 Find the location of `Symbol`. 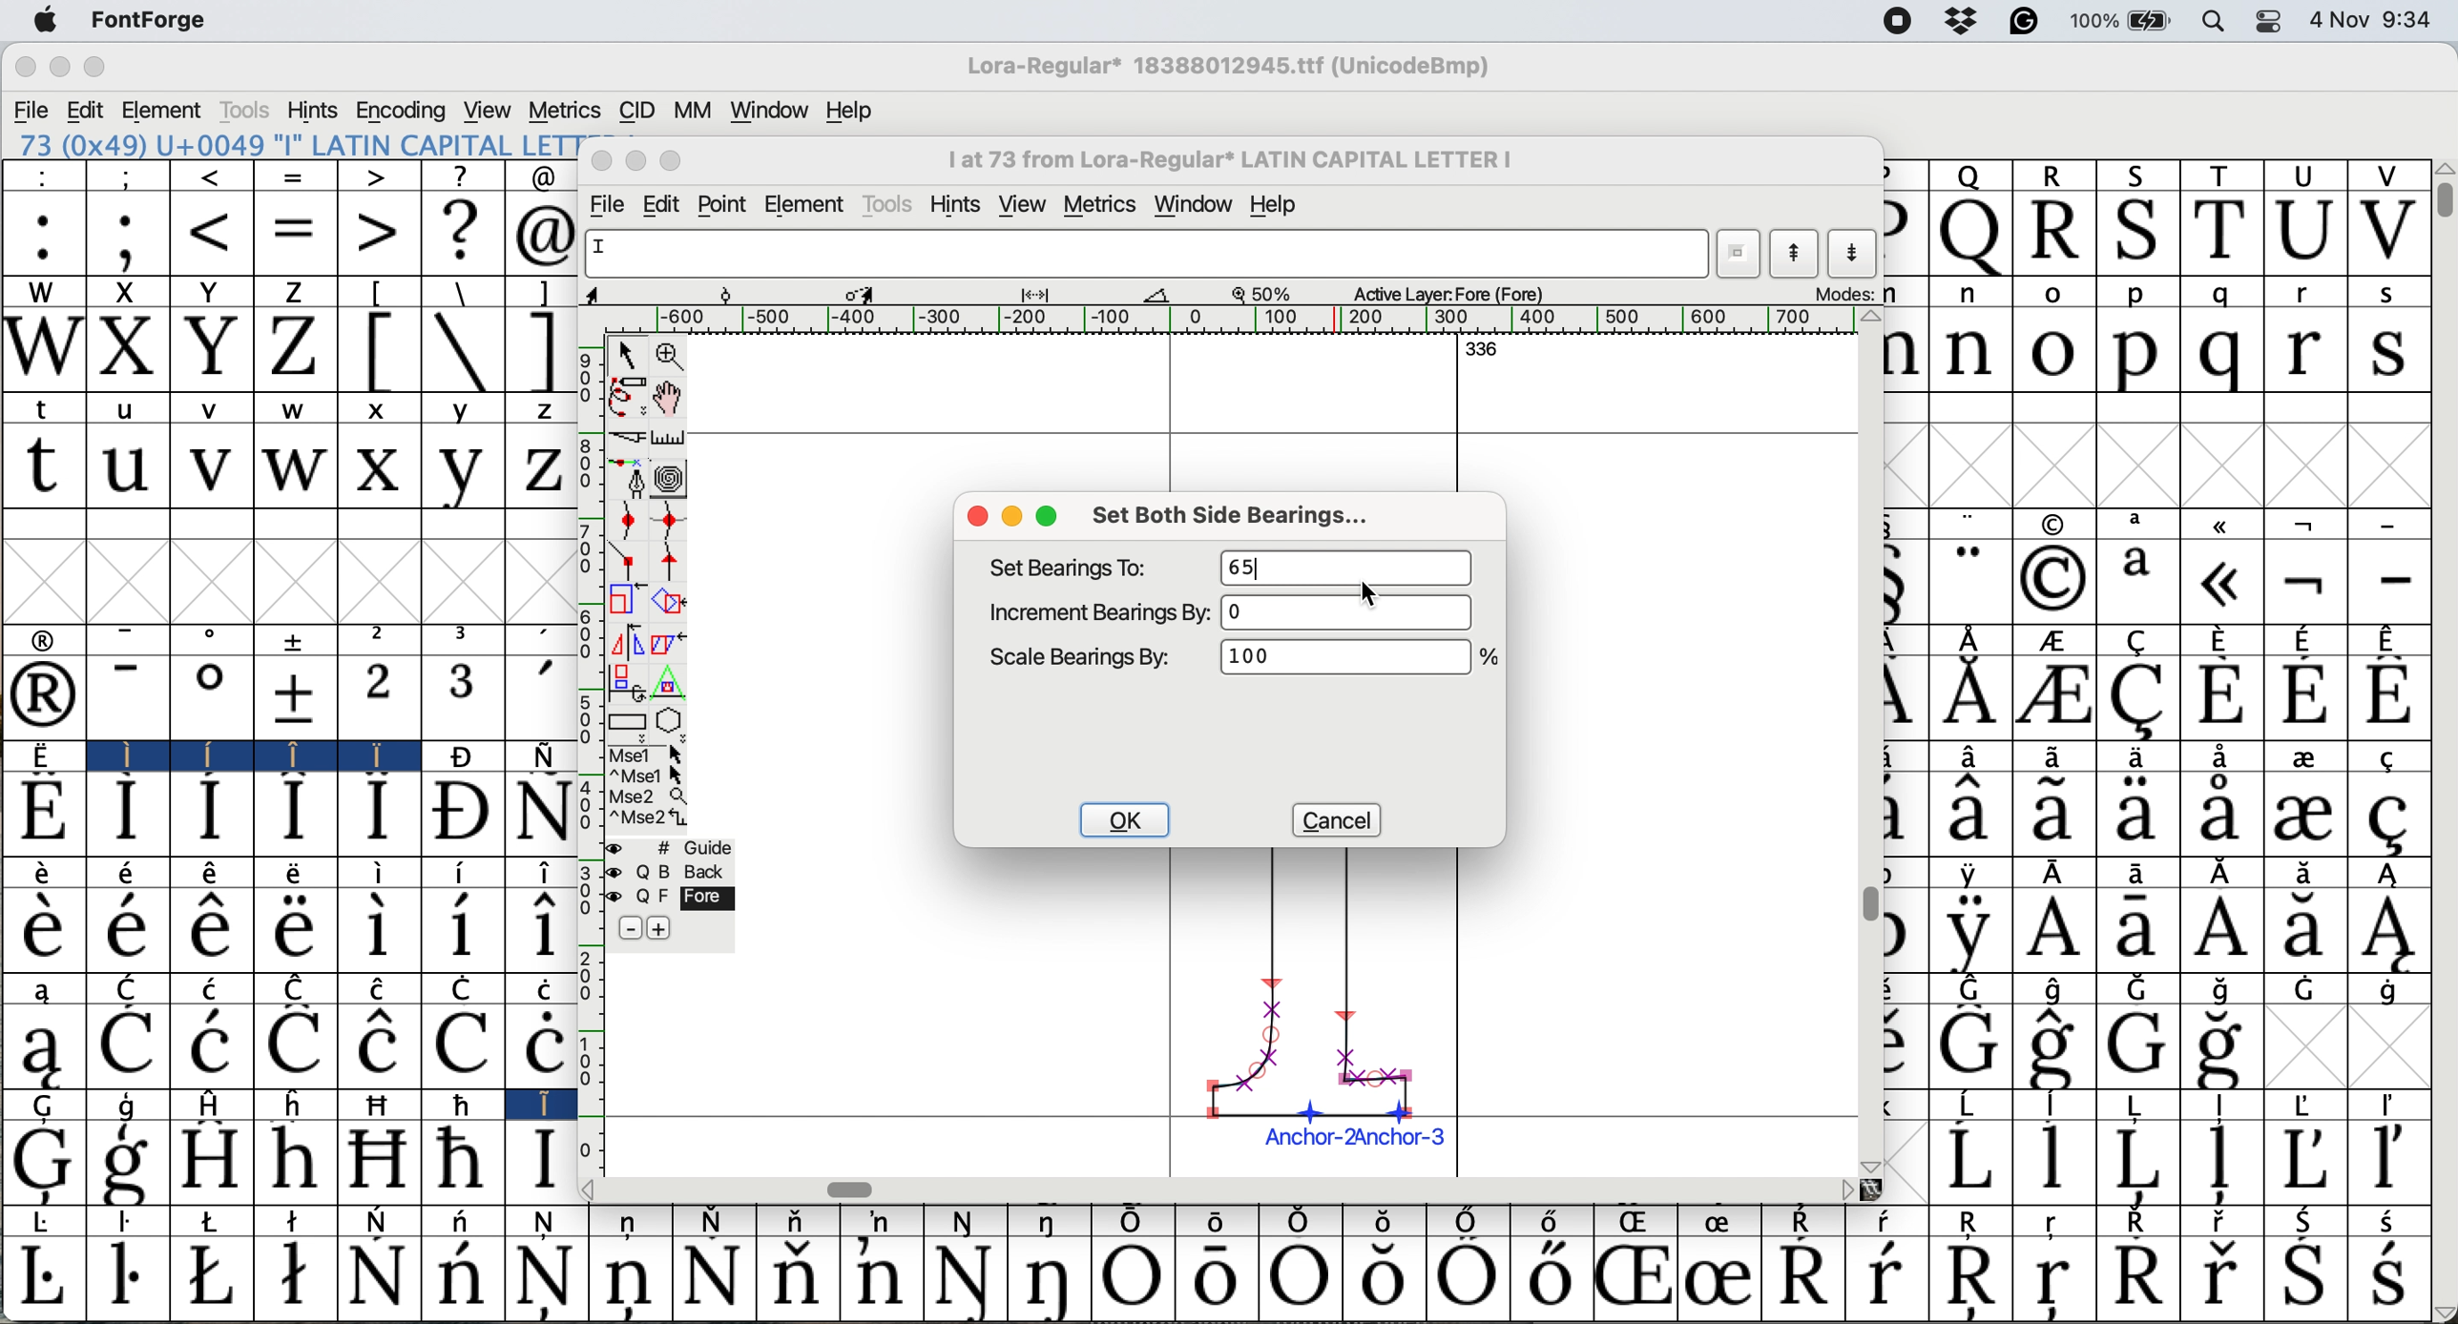

Symbol is located at coordinates (2139, 1045).